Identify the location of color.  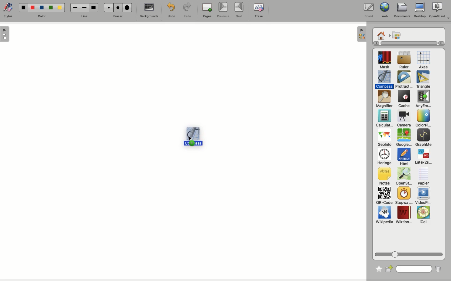
(42, 16).